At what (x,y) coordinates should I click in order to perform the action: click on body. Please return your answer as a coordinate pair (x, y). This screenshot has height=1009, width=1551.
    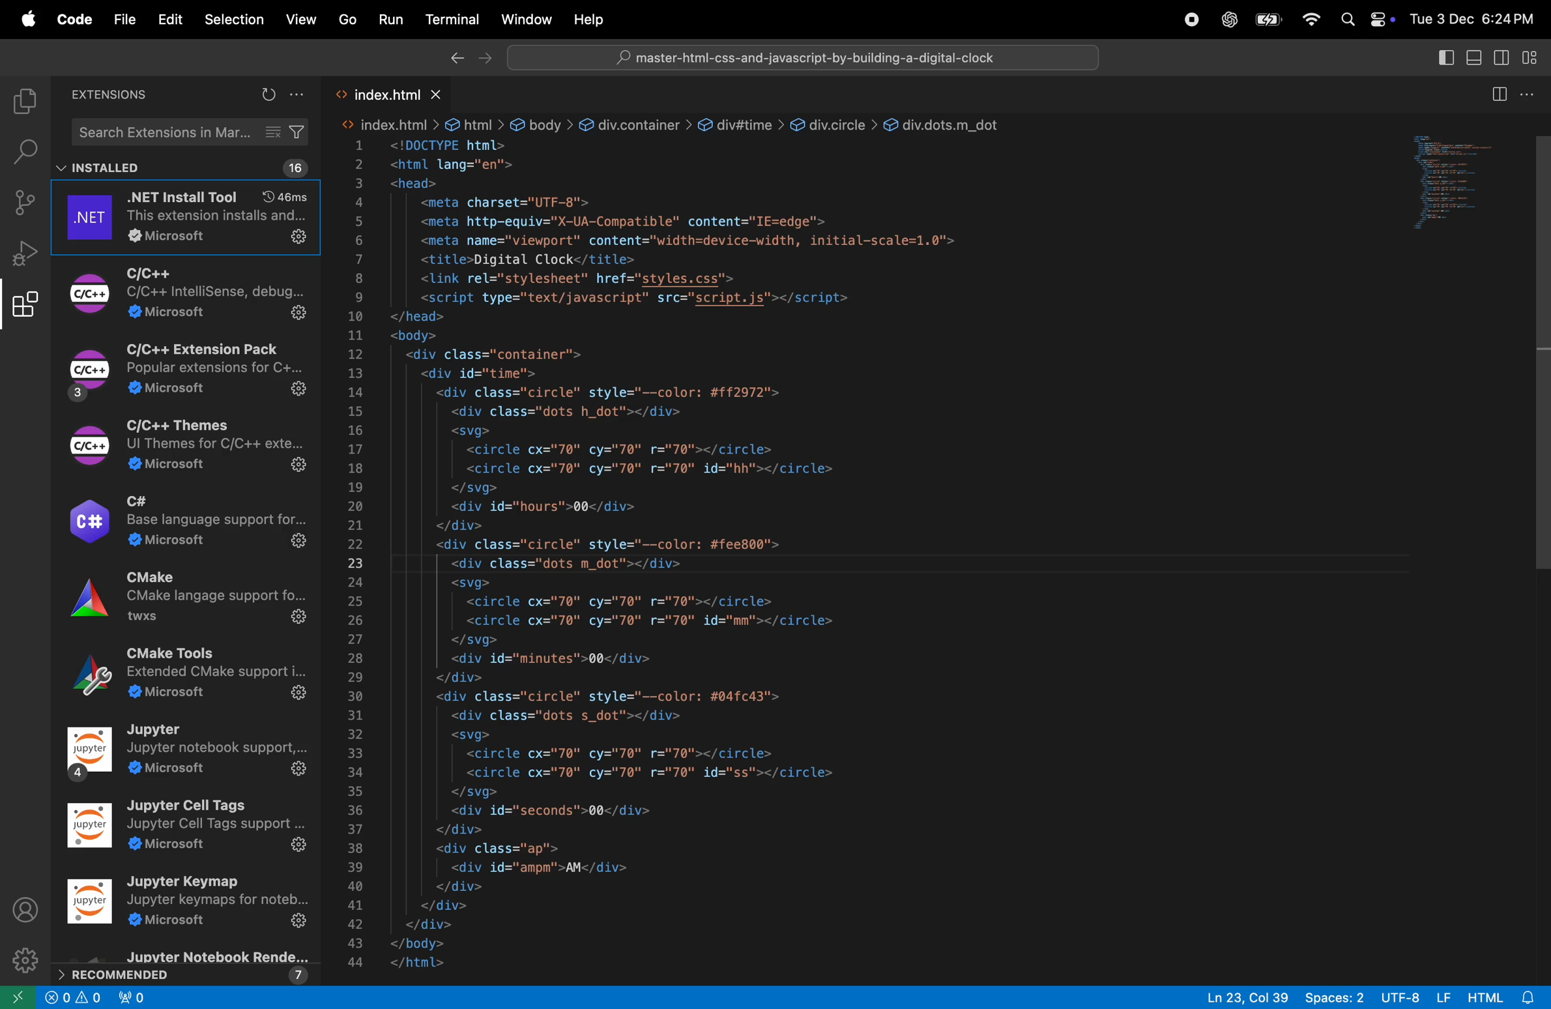
    Looking at the image, I should click on (540, 124).